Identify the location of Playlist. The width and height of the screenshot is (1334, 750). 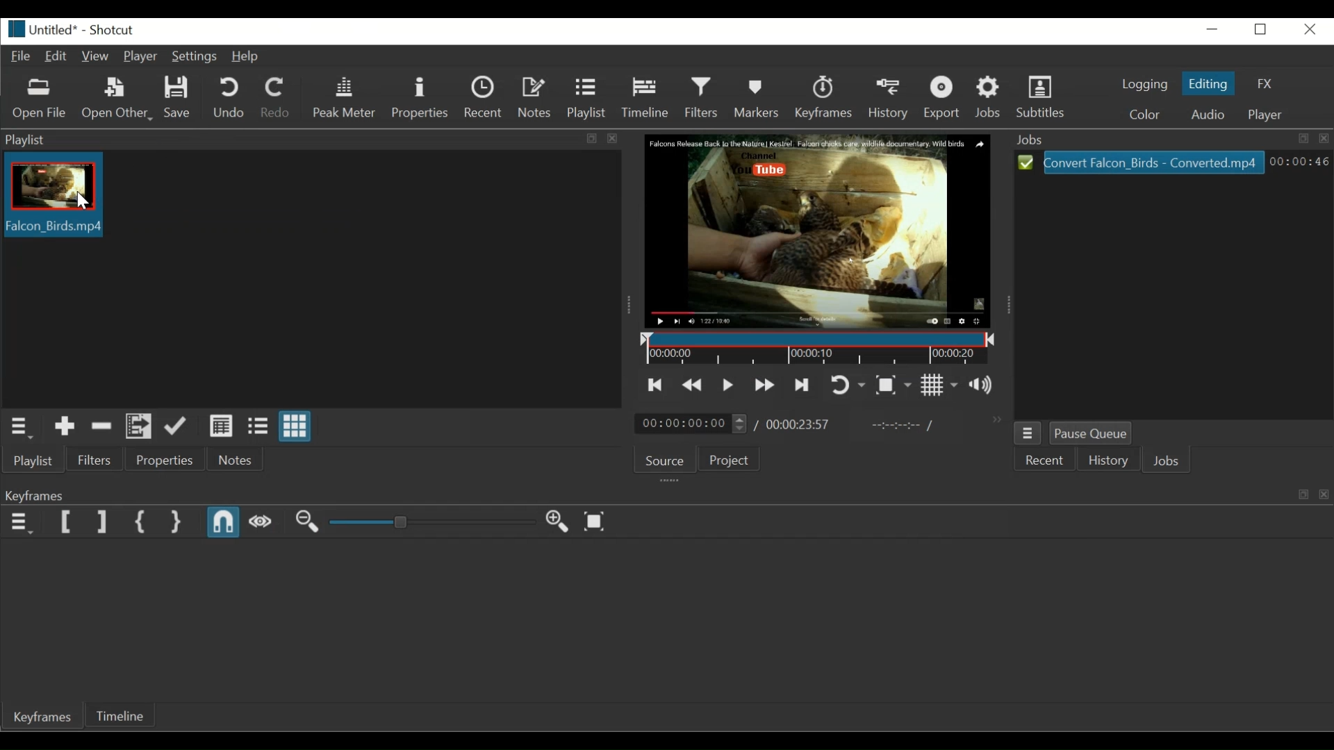
(31, 460).